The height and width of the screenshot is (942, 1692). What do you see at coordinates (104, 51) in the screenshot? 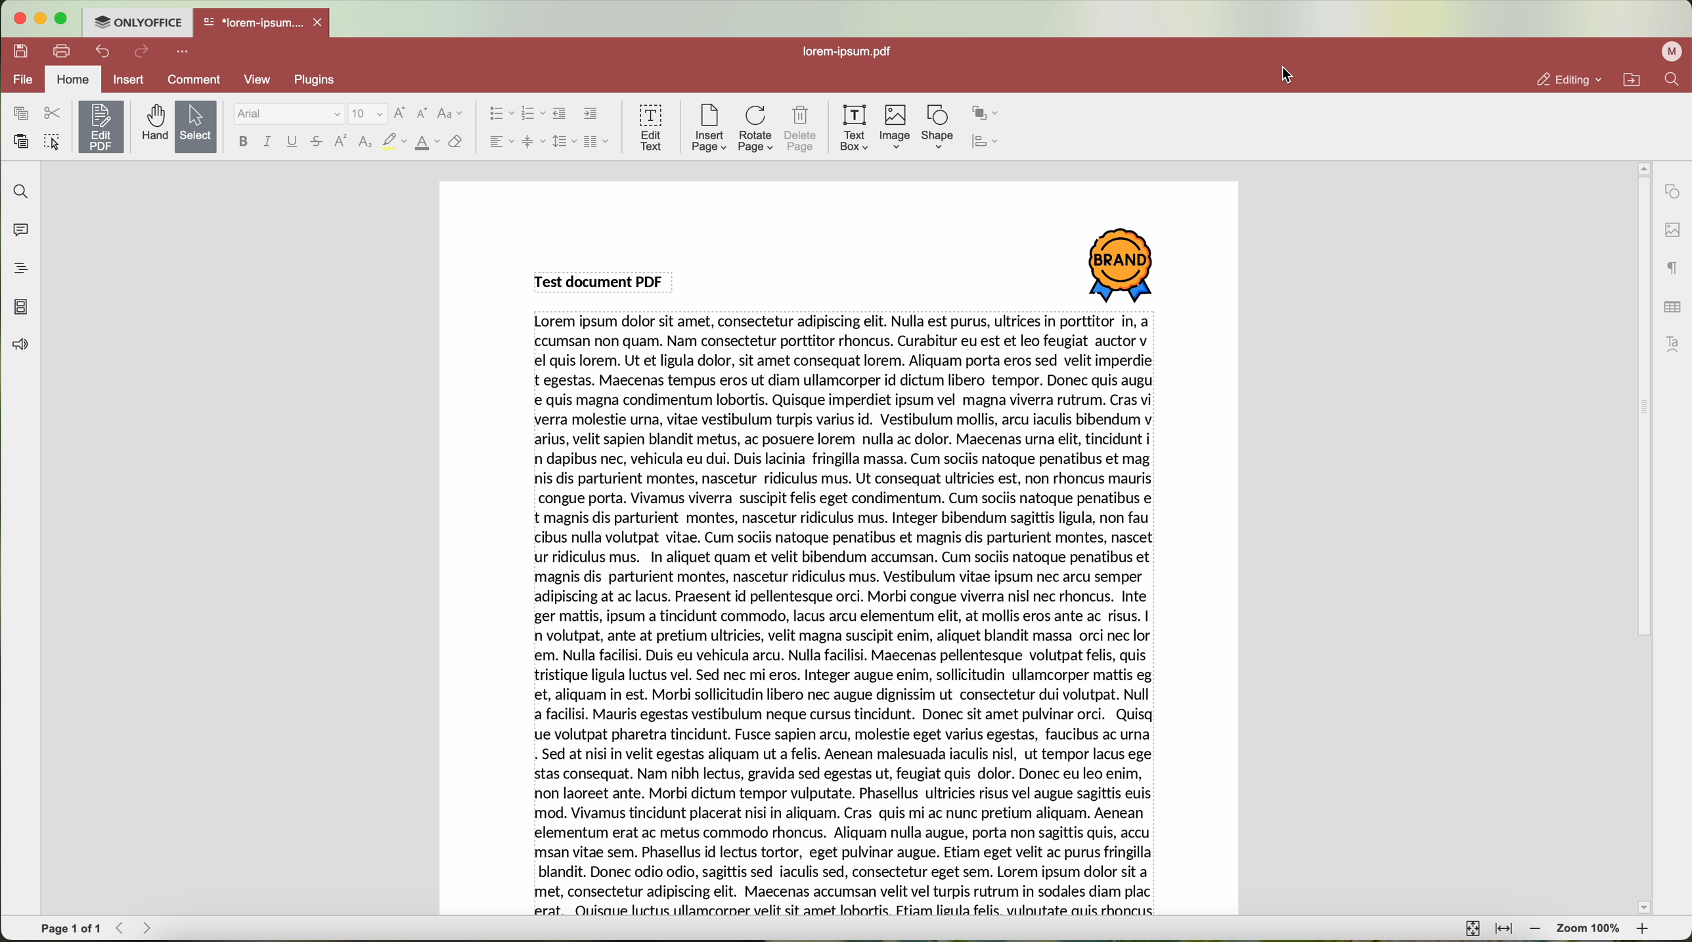
I see `undo` at bounding box center [104, 51].